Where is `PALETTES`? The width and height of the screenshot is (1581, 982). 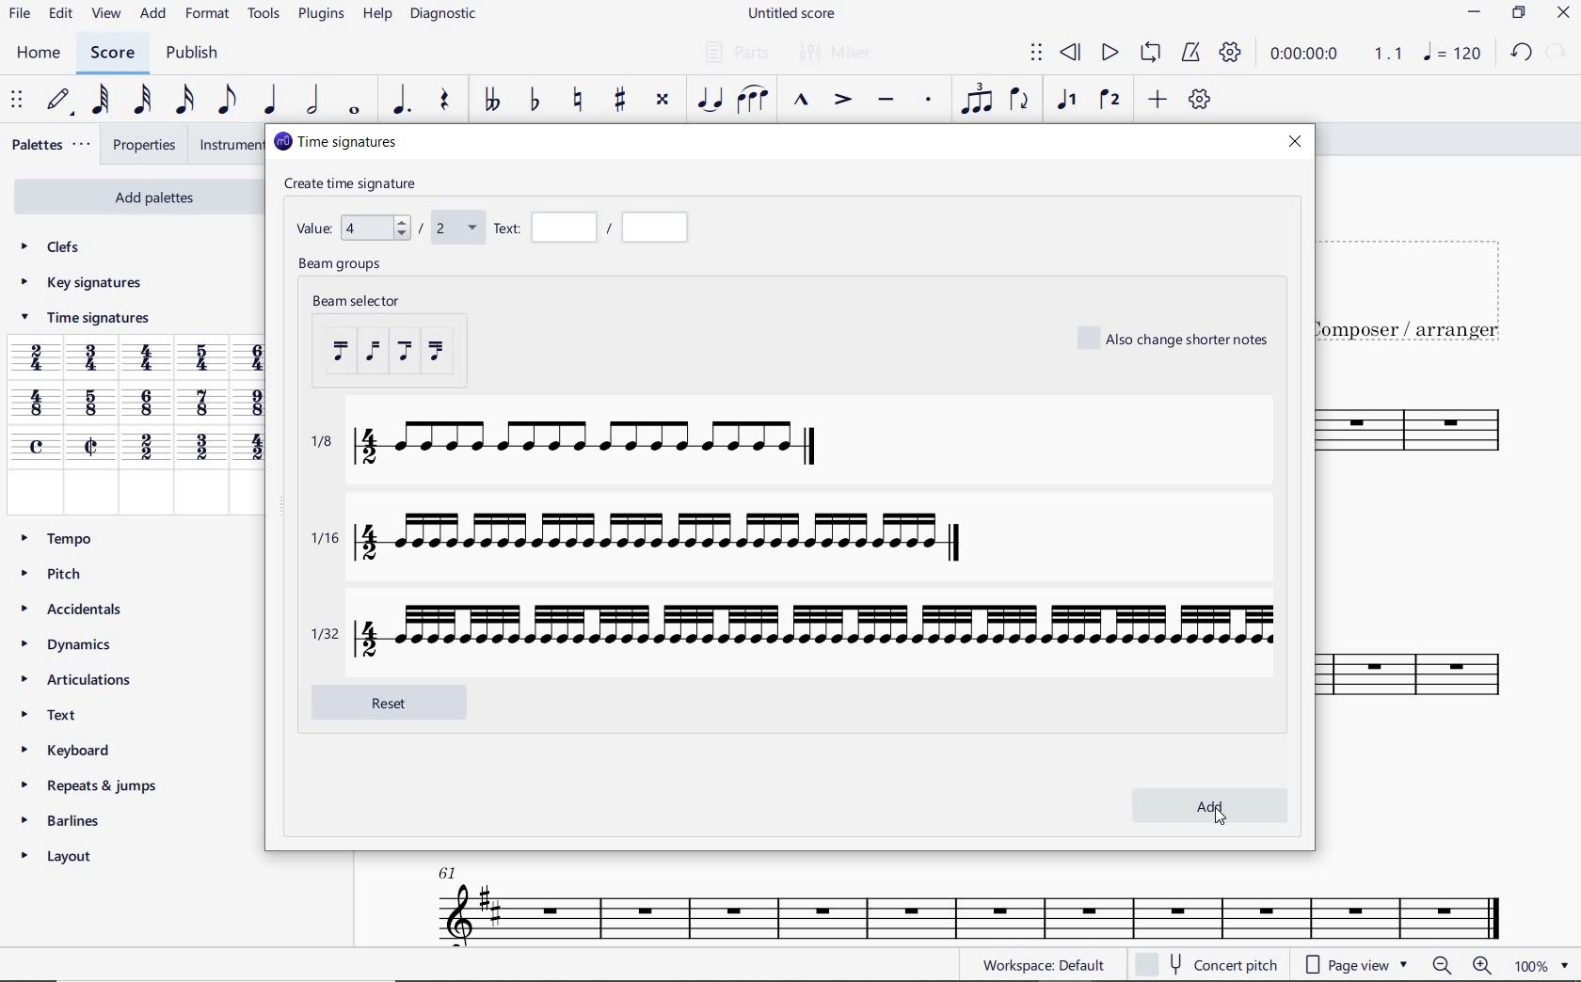 PALETTES is located at coordinates (52, 145).